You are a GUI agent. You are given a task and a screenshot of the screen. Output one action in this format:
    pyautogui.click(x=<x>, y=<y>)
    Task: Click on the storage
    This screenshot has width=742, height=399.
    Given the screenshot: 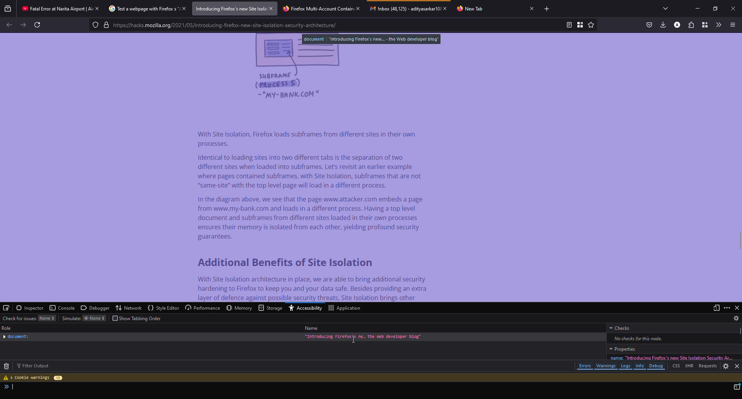 What is the action you would take?
    pyautogui.click(x=271, y=308)
    